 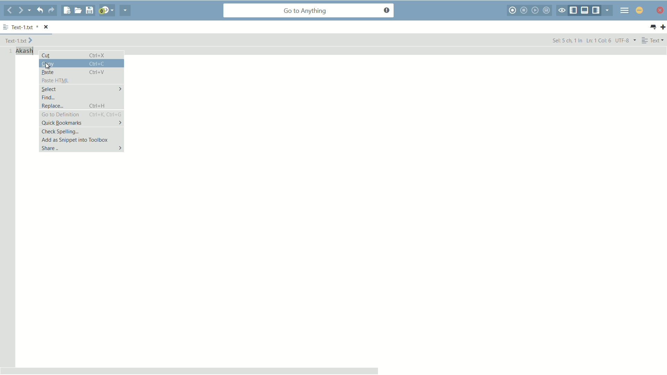 I want to click on replace, so click(x=81, y=106).